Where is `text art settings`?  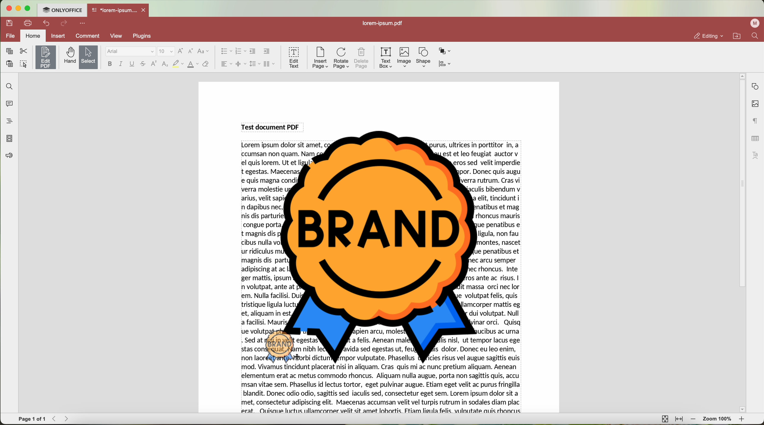
text art settings is located at coordinates (757, 155).